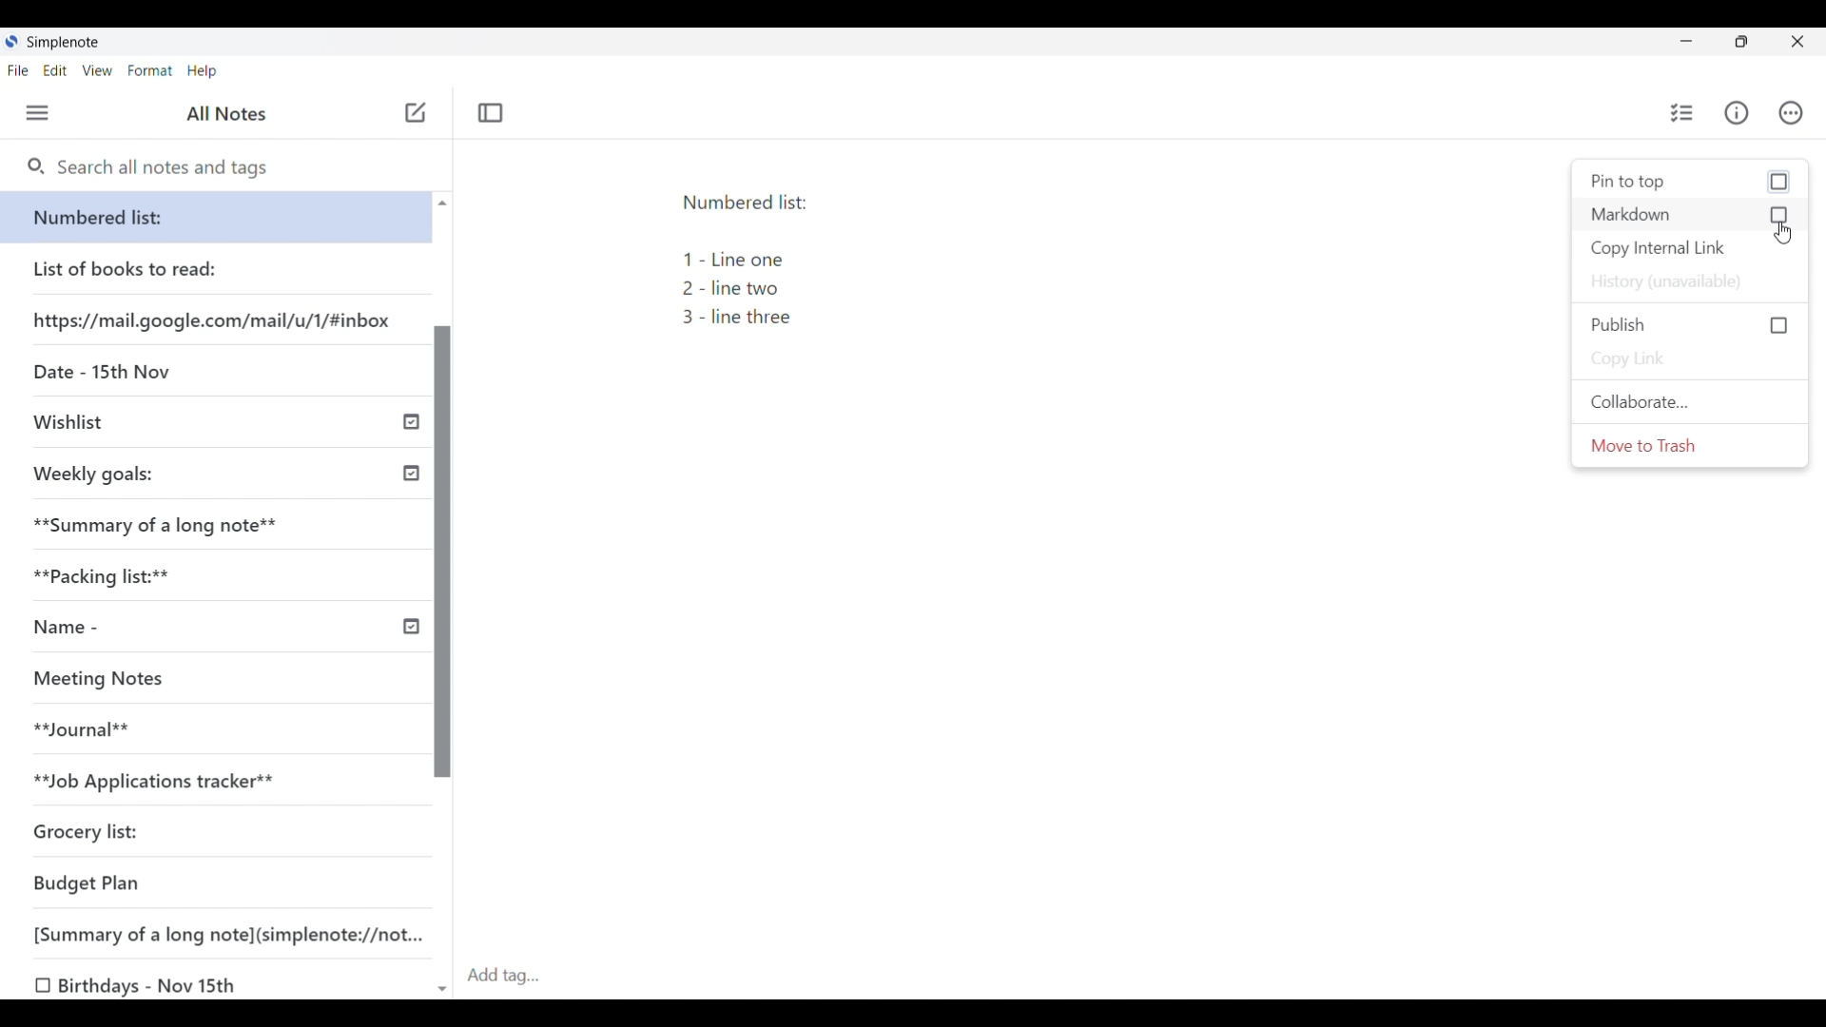  Describe the element at coordinates (233, 115) in the screenshot. I see `All Notes` at that location.